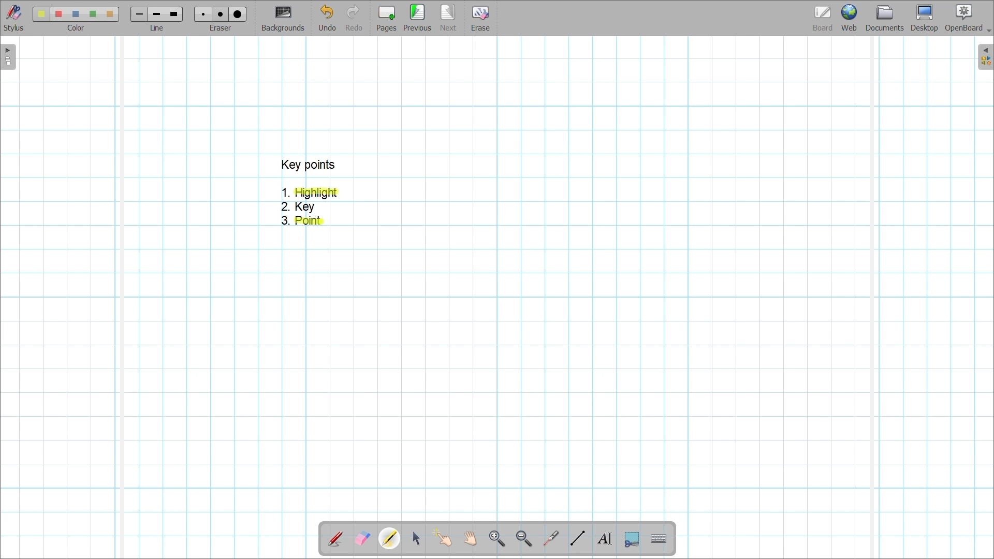 This screenshot has width=994, height=559. What do you see at coordinates (312, 193) in the screenshot?
I see `1. Highlight` at bounding box center [312, 193].